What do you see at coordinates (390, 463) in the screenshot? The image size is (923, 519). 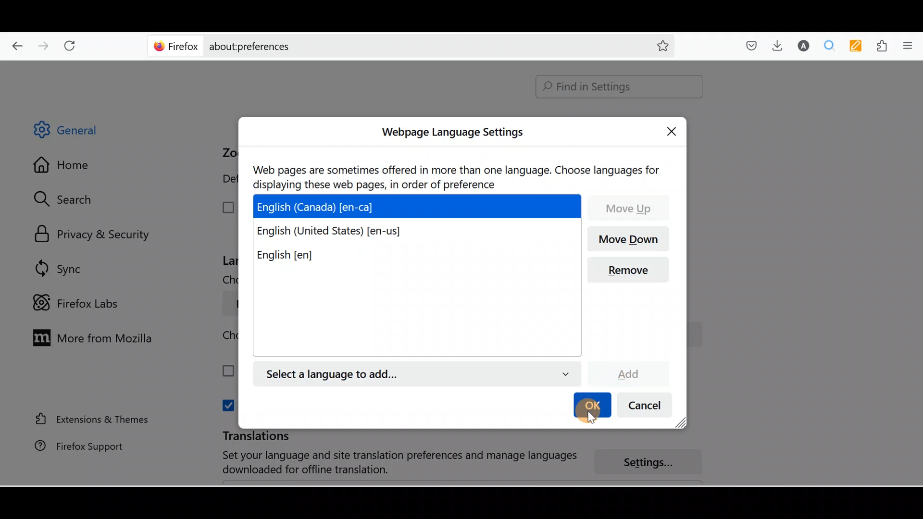 I see `Set your language and site translation preferences and manage language download for offline translation.` at bounding box center [390, 463].